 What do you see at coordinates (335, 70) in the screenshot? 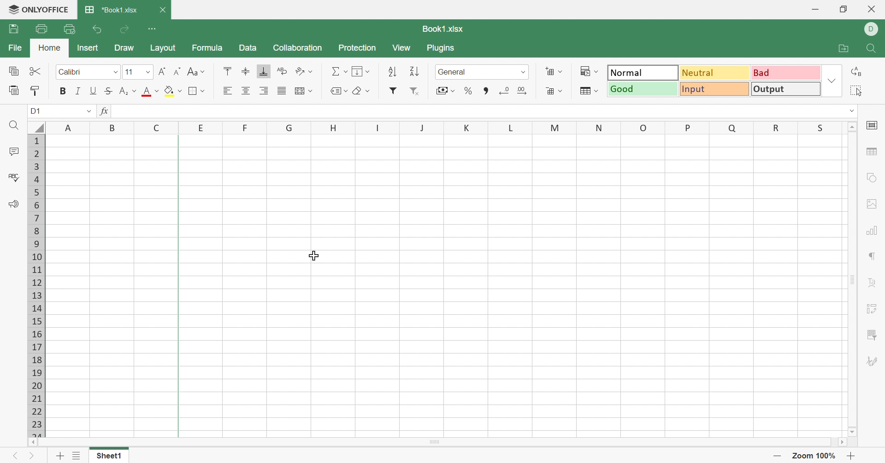
I see `Summation` at bounding box center [335, 70].